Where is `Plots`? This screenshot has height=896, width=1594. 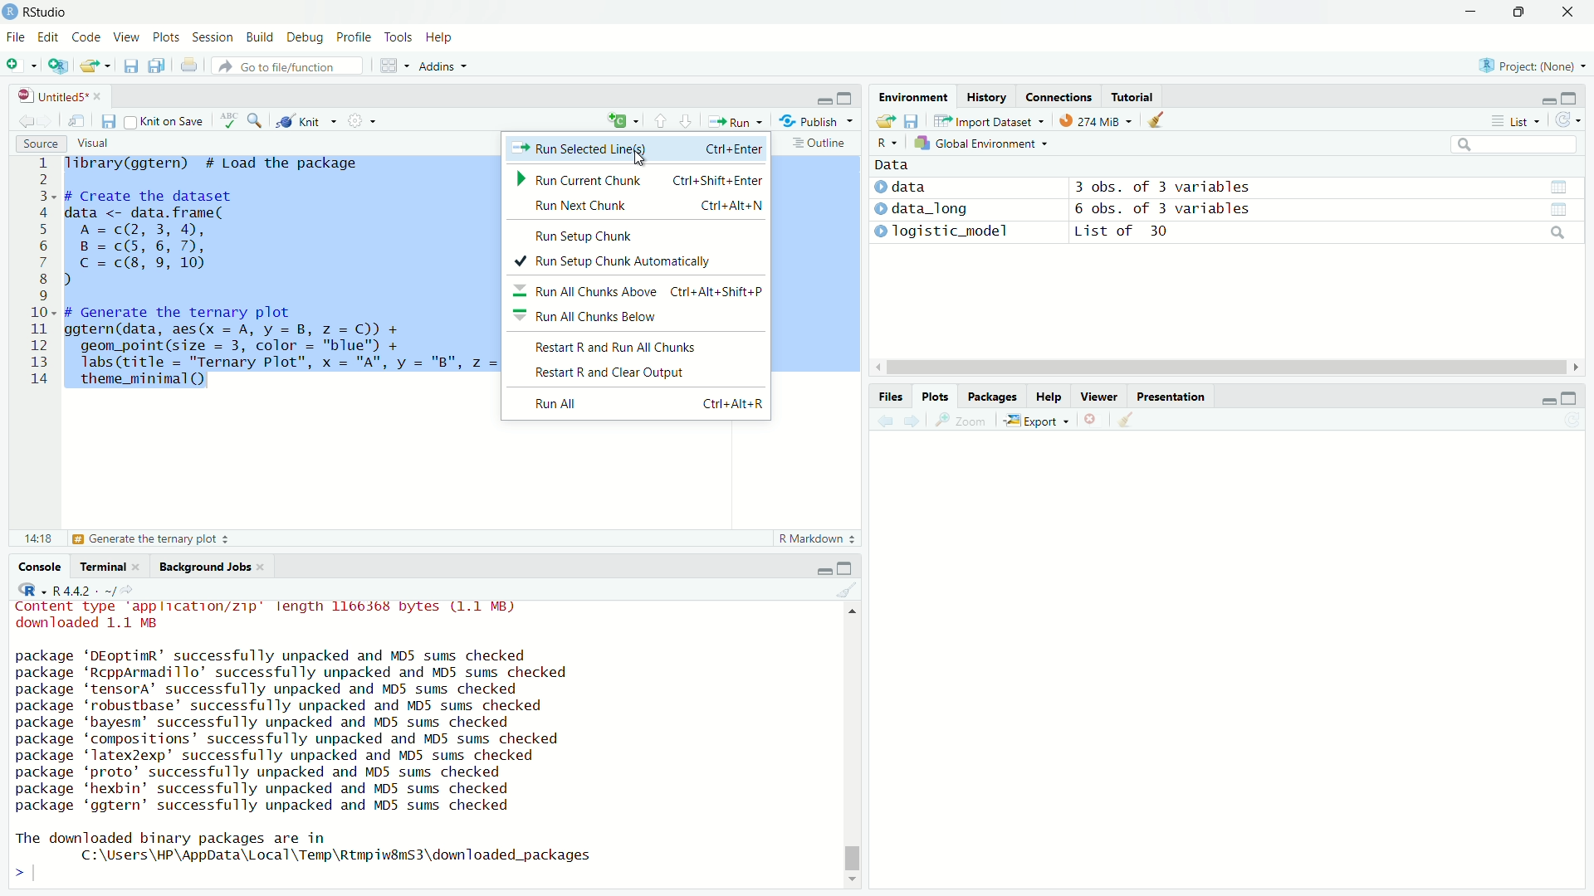
Plots is located at coordinates (164, 38).